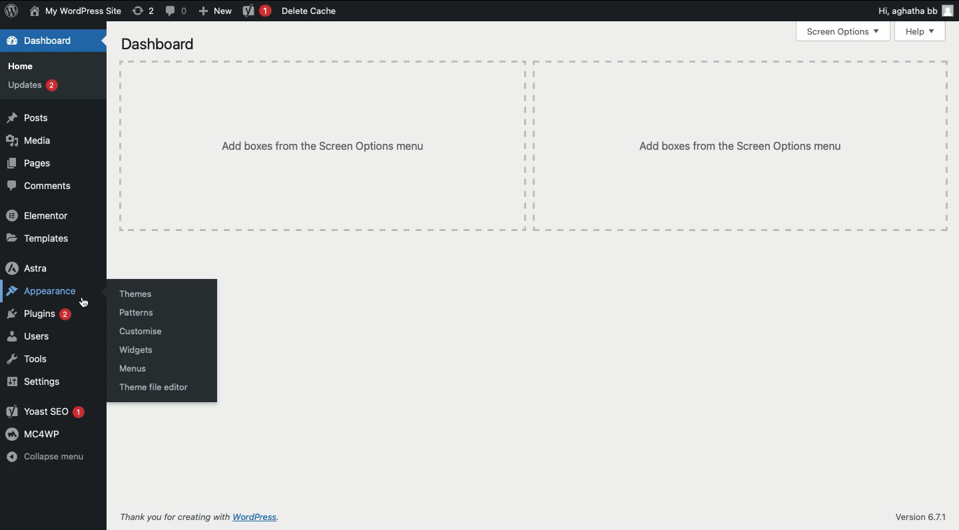  Describe the element at coordinates (83, 301) in the screenshot. I see `cursor` at that location.